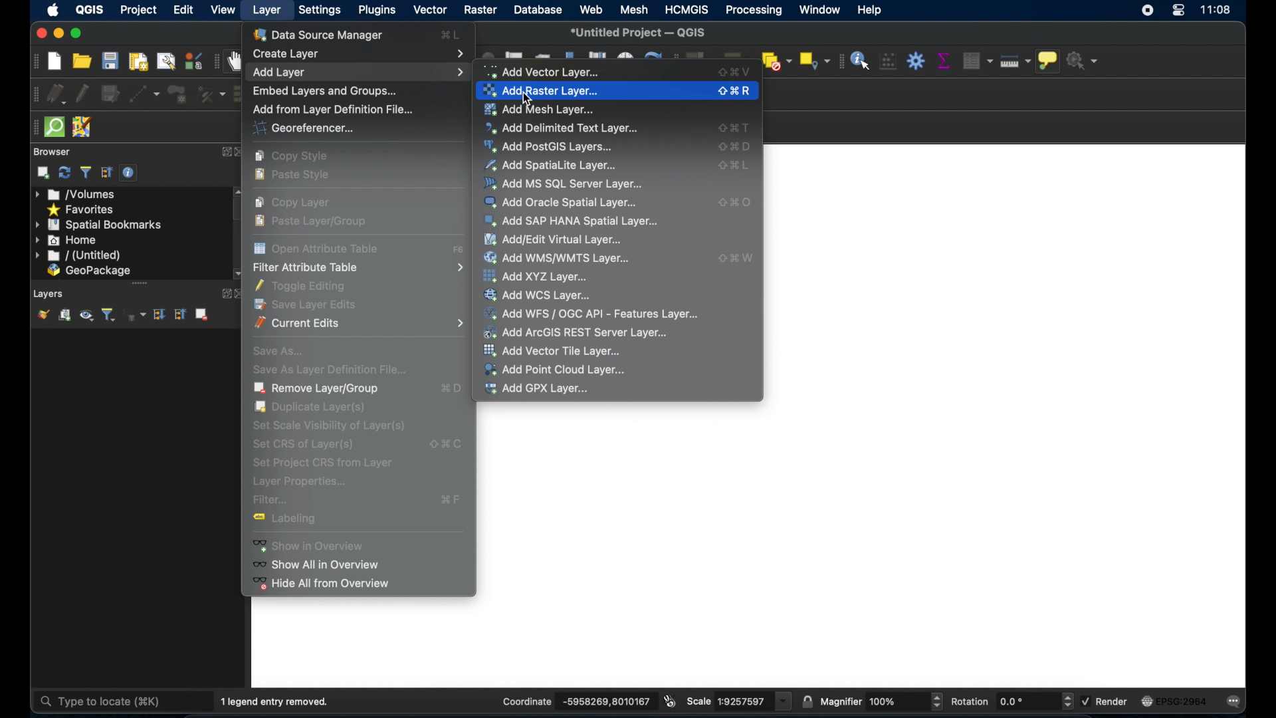 This screenshot has width=1276, height=718. What do you see at coordinates (322, 564) in the screenshot?
I see `show all in overview` at bounding box center [322, 564].